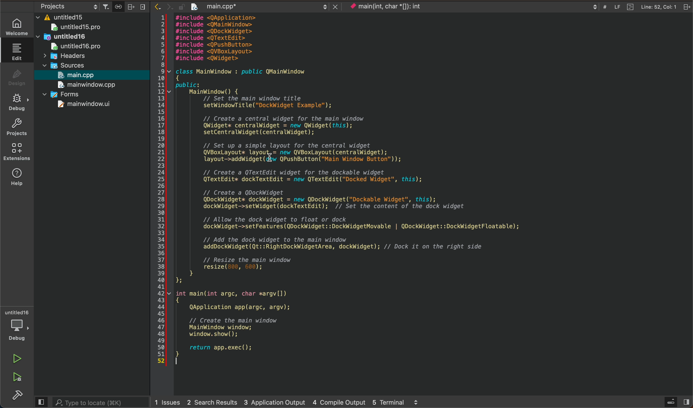 Image resolution: width=693 pixels, height=408 pixels. Describe the element at coordinates (90, 84) in the screenshot. I see `main window` at that location.